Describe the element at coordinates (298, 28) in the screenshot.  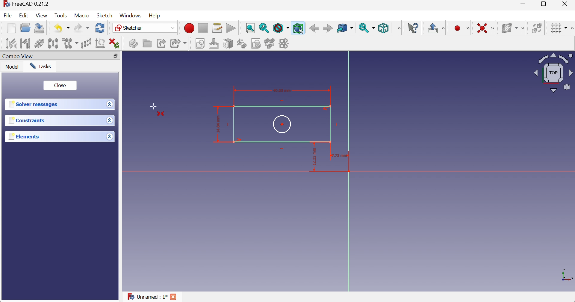
I see `Bounding box` at that location.